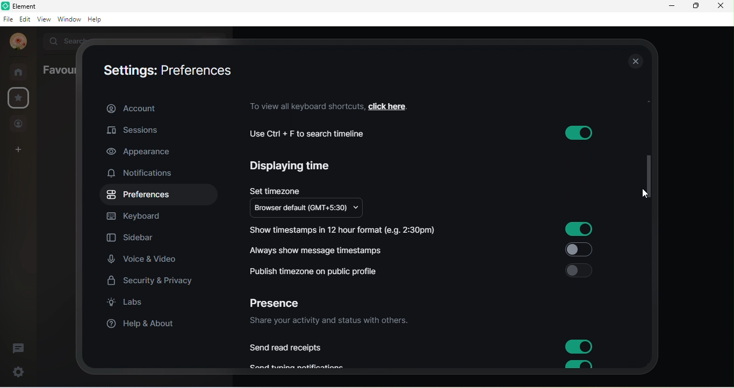 The height and width of the screenshot is (388, 734). Describe the element at coordinates (43, 20) in the screenshot. I see `view` at that location.